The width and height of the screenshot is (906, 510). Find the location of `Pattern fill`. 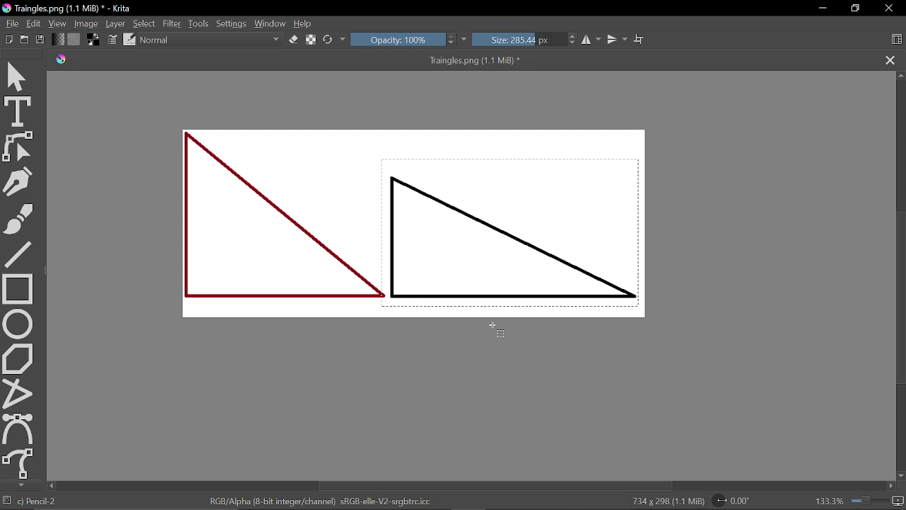

Pattern fill is located at coordinates (75, 40).